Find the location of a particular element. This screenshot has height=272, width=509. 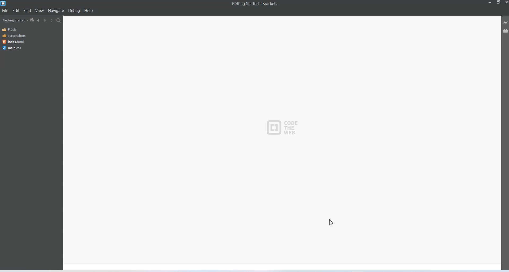

Navigate Backwards is located at coordinates (39, 20).